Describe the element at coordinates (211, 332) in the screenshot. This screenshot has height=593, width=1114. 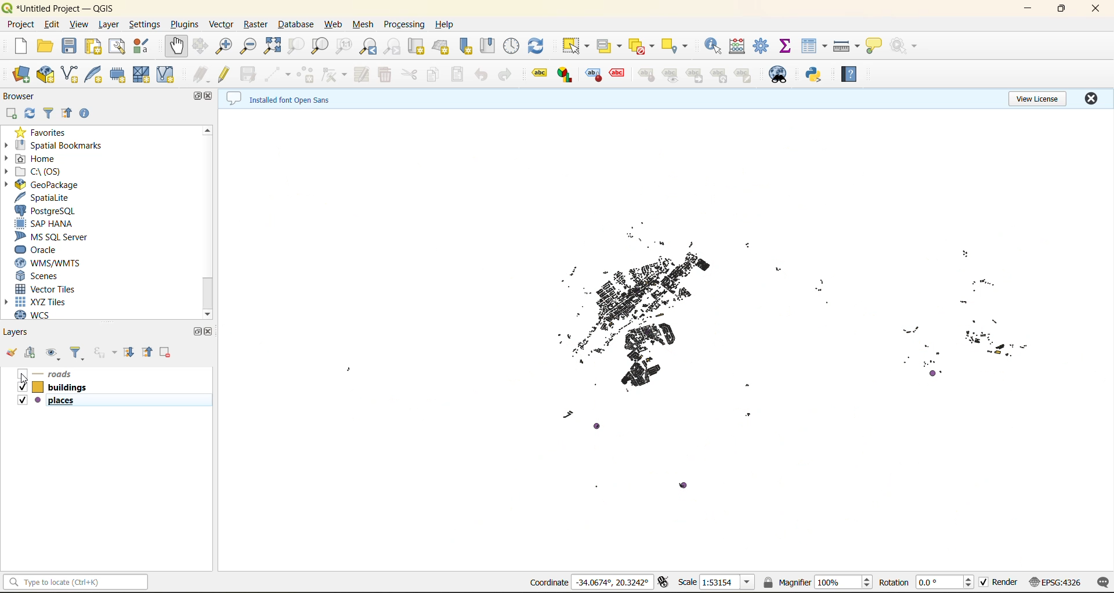
I see `close` at that location.